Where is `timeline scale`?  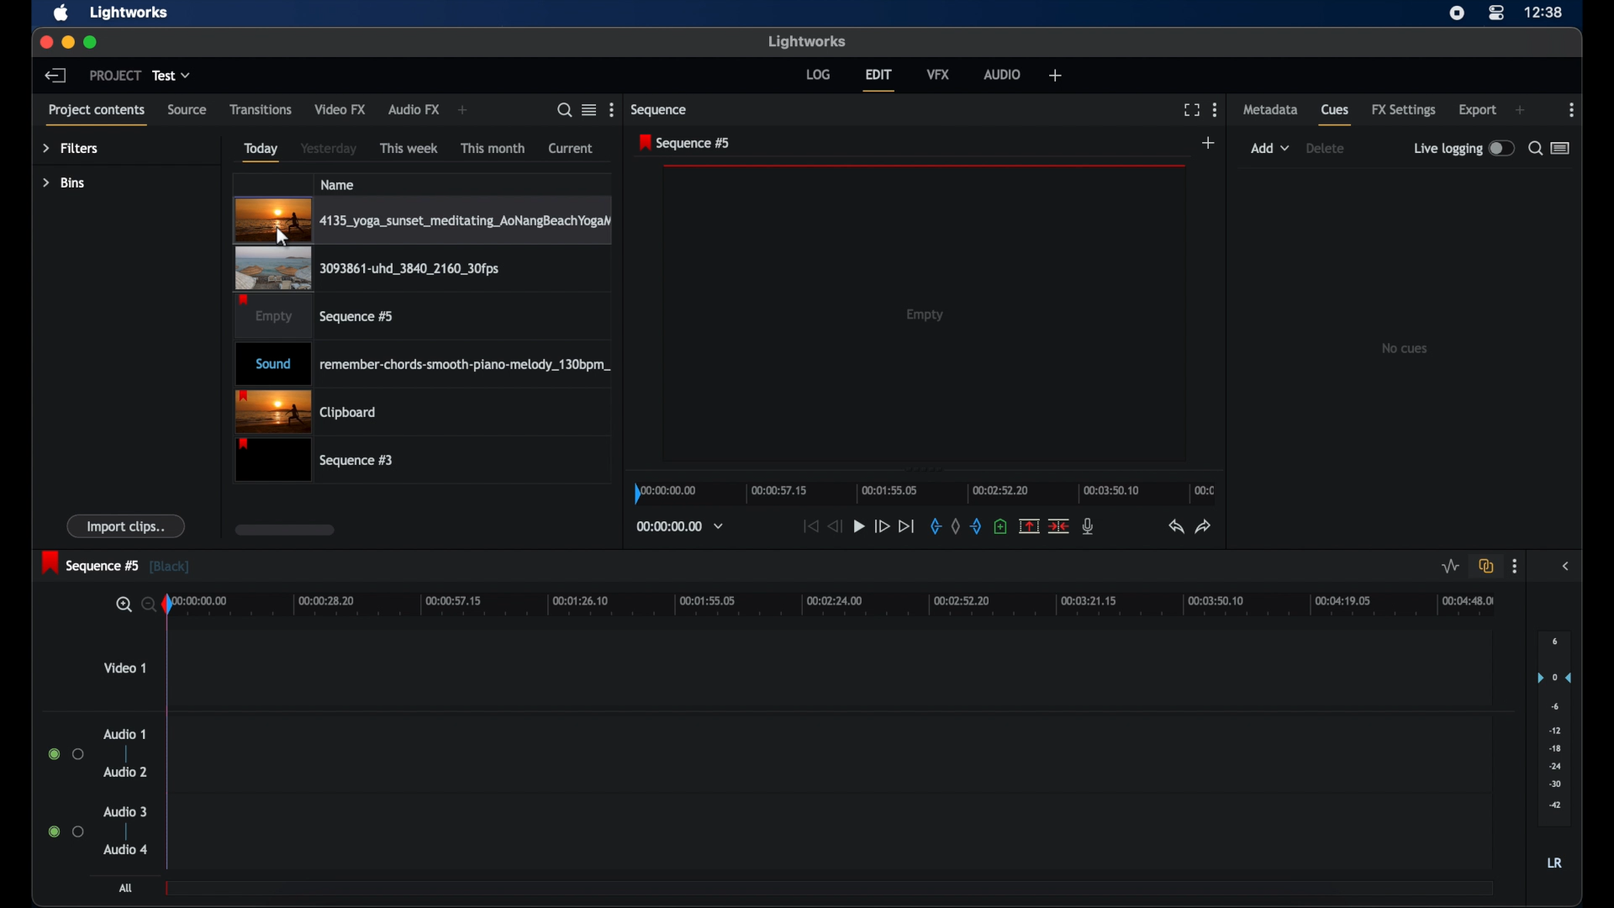 timeline scale is located at coordinates (846, 604).